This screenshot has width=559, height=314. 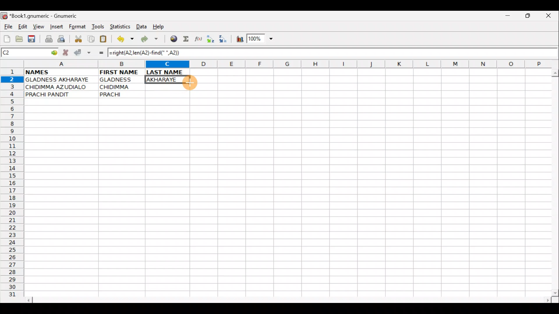 What do you see at coordinates (289, 299) in the screenshot?
I see `Scroll bar` at bounding box center [289, 299].